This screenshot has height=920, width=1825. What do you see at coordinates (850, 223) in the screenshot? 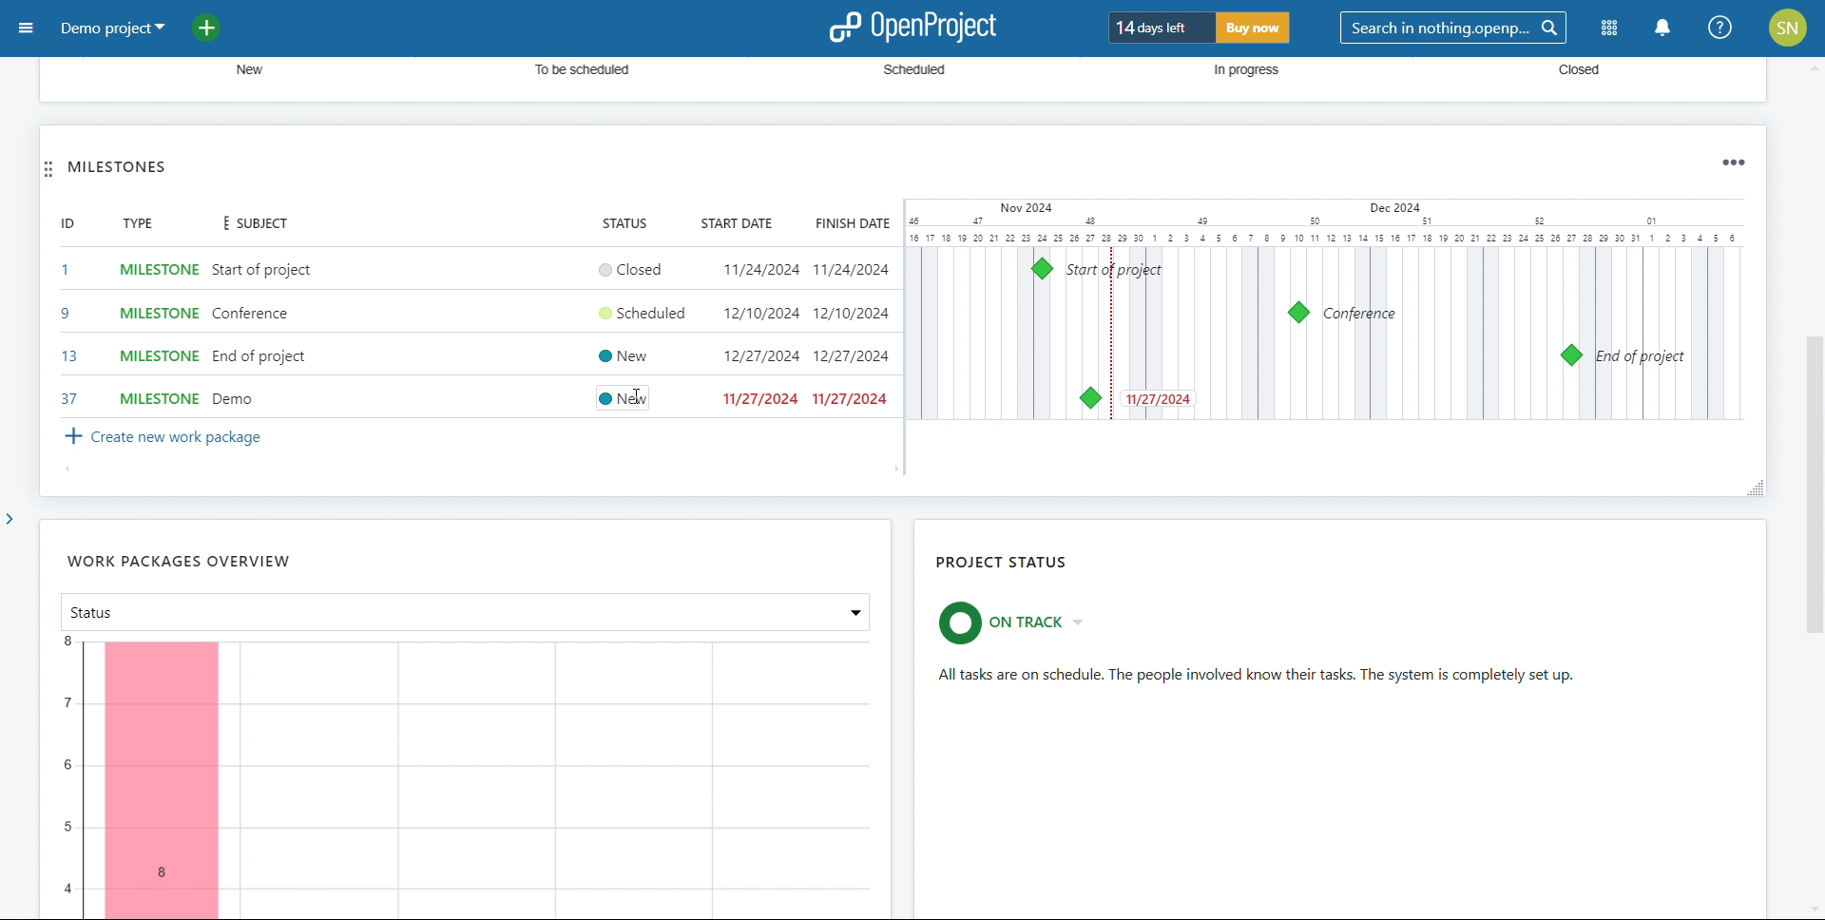
I see `finish date` at bounding box center [850, 223].